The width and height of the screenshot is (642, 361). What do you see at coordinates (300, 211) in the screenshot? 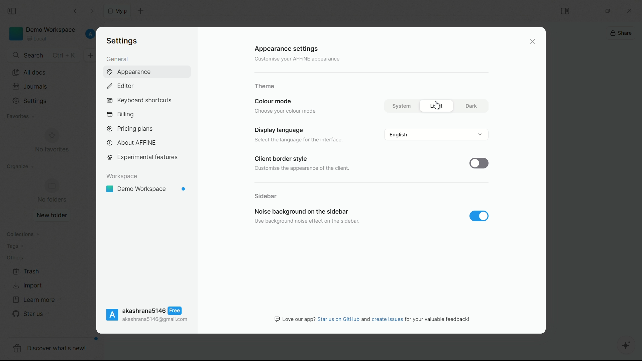
I see `noise background on the sidebar` at bounding box center [300, 211].